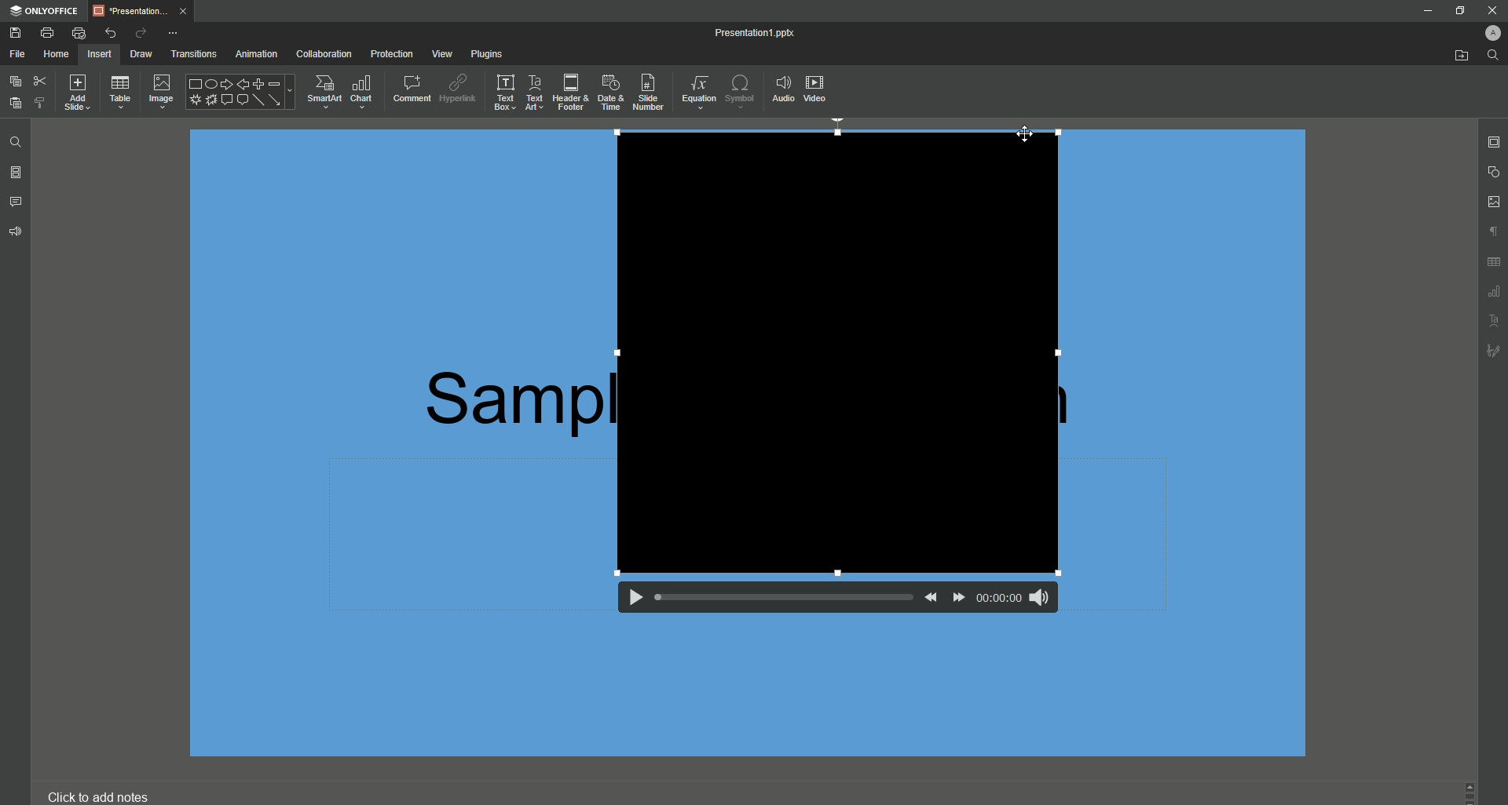 This screenshot has width=1508, height=805. What do you see at coordinates (14, 81) in the screenshot?
I see `Copy` at bounding box center [14, 81].